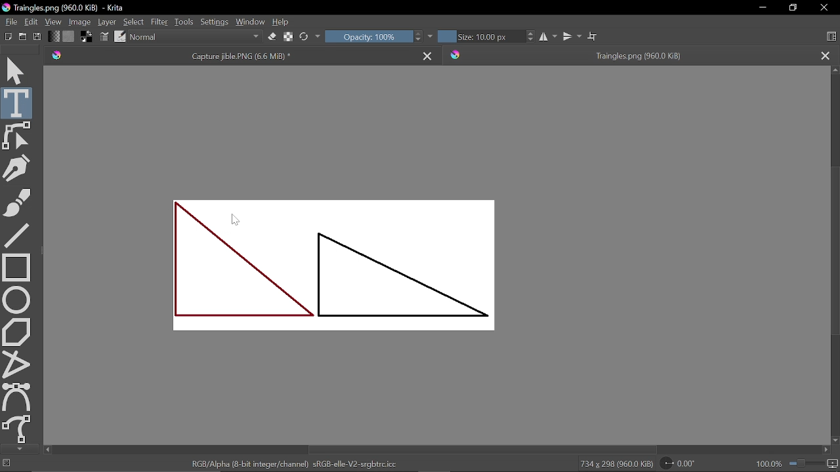 This screenshot has height=472, width=840. I want to click on Move down in tools, so click(18, 449).